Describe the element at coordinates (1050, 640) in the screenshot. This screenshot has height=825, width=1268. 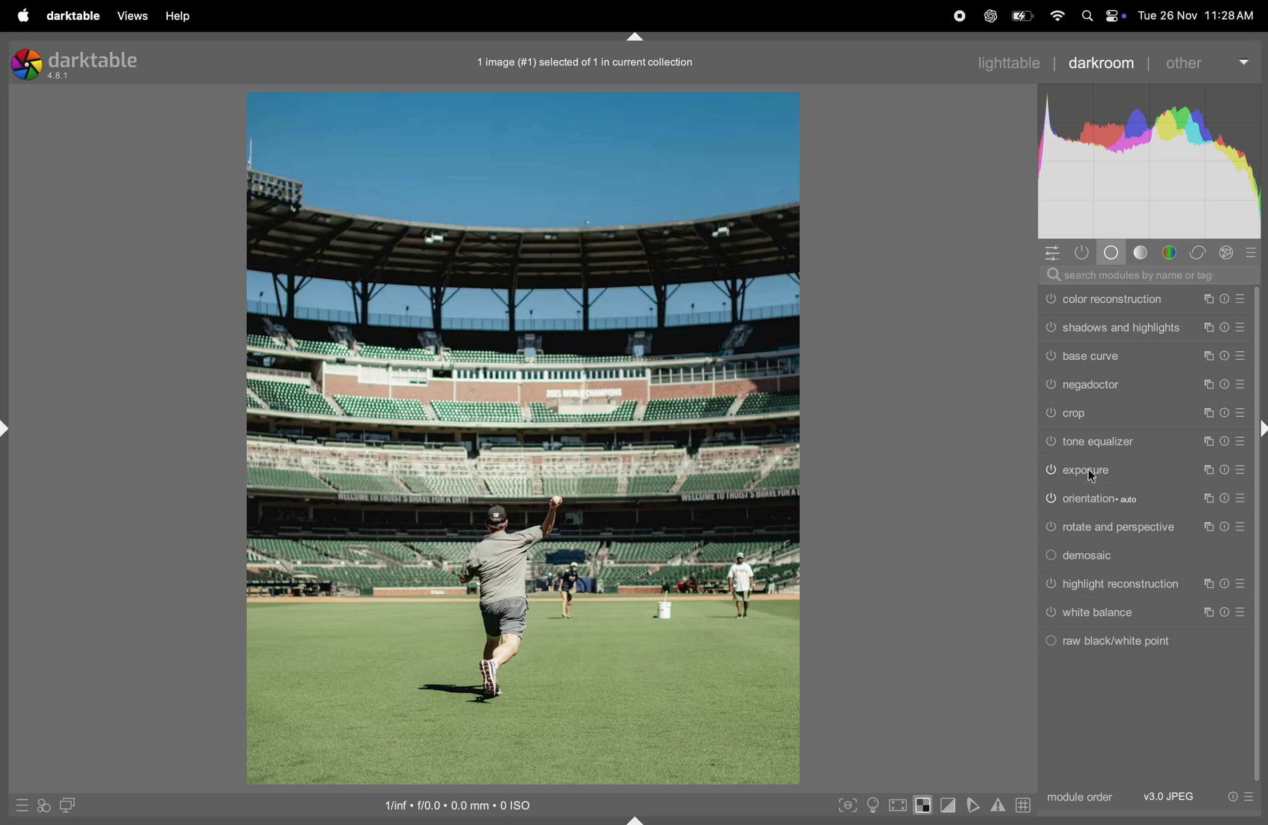
I see `Switch on or off` at that location.